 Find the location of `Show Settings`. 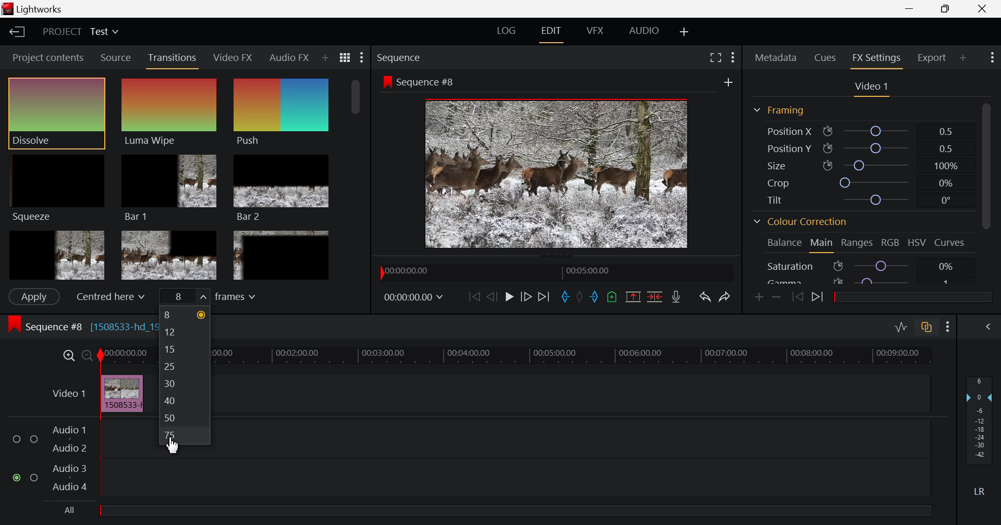

Show Settings is located at coordinates (992, 57).